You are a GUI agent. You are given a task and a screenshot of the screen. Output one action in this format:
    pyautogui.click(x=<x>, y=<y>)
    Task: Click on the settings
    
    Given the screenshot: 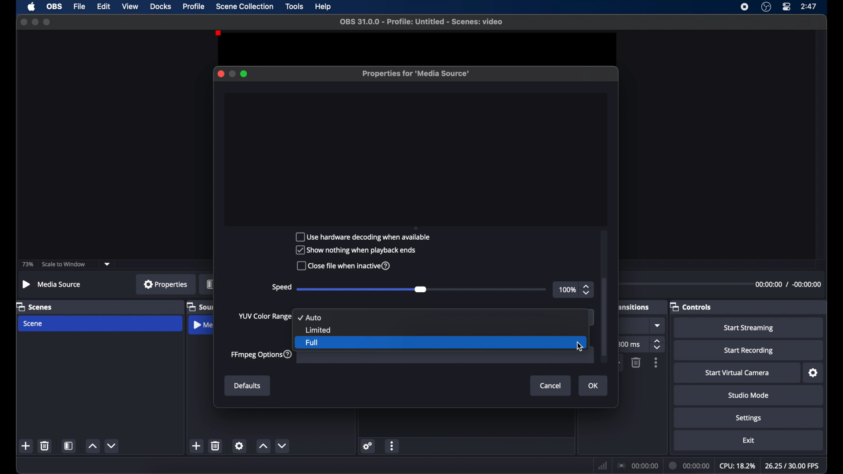 What is the action you would take?
    pyautogui.click(x=749, y=419)
    